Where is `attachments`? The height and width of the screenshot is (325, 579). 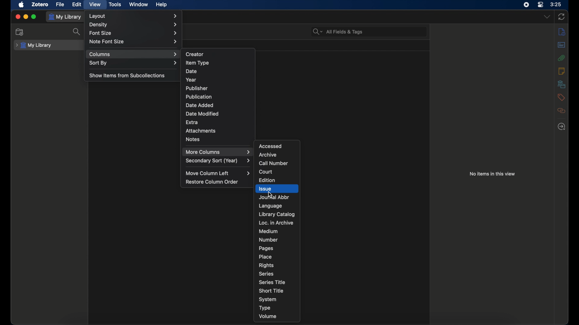 attachments is located at coordinates (561, 58).